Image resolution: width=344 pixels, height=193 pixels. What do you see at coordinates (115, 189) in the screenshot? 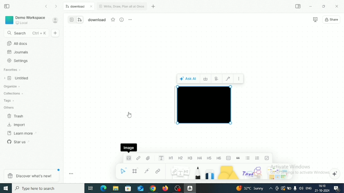
I see `File Explorer` at bounding box center [115, 189].